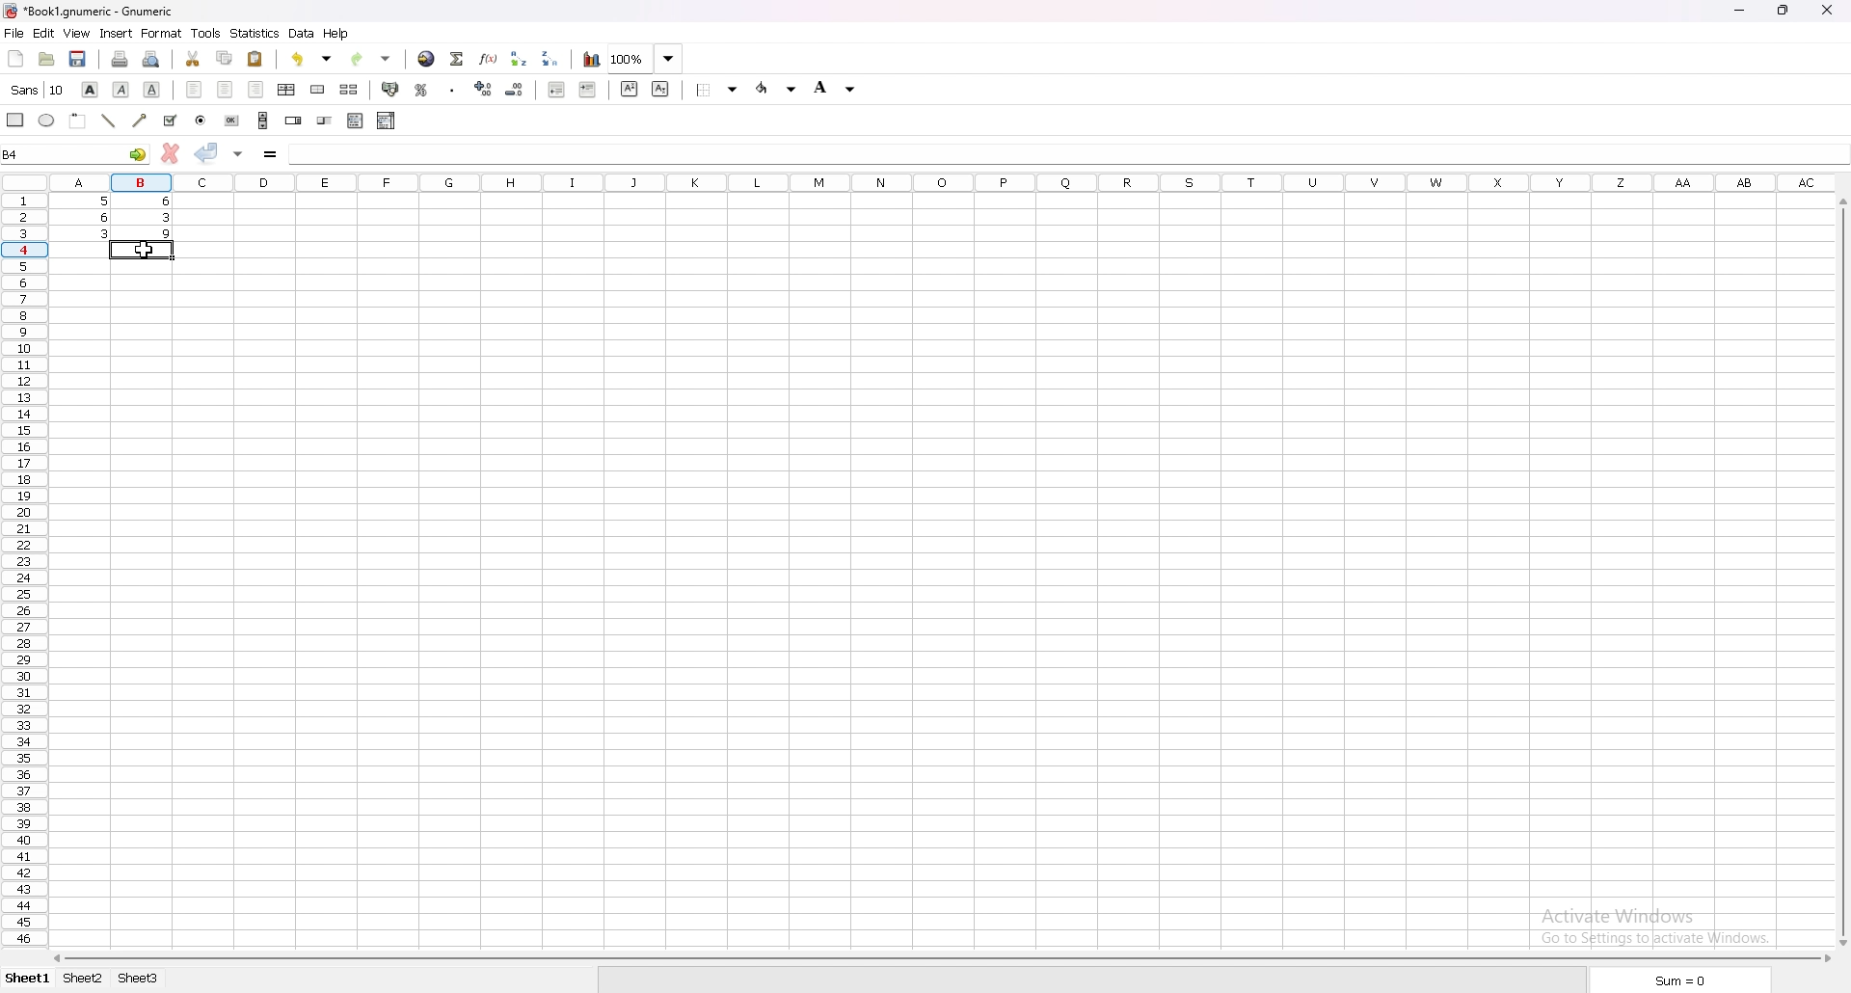 Image resolution: width=1851 pixels, height=993 pixels. Describe the element at coordinates (46, 120) in the screenshot. I see `ellipse` at that location.